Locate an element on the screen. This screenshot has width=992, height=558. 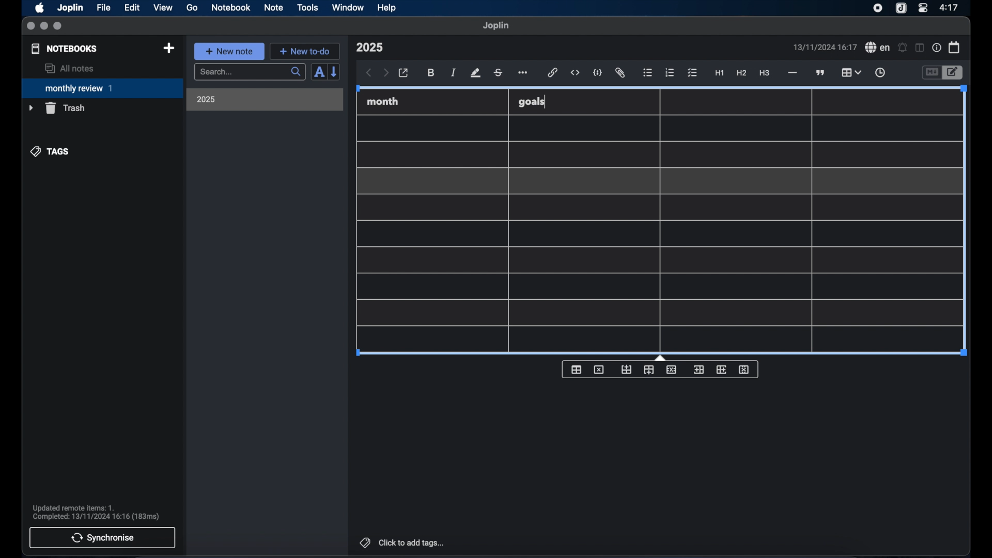
reverse sort order is located at coordinates (335, 71).